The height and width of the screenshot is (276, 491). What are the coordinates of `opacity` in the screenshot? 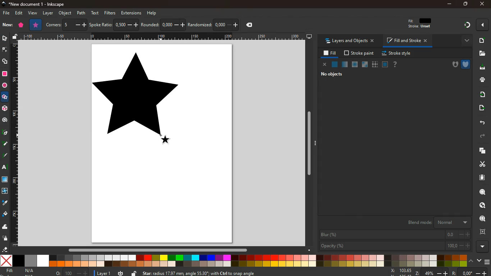 It's located at (395, 246).